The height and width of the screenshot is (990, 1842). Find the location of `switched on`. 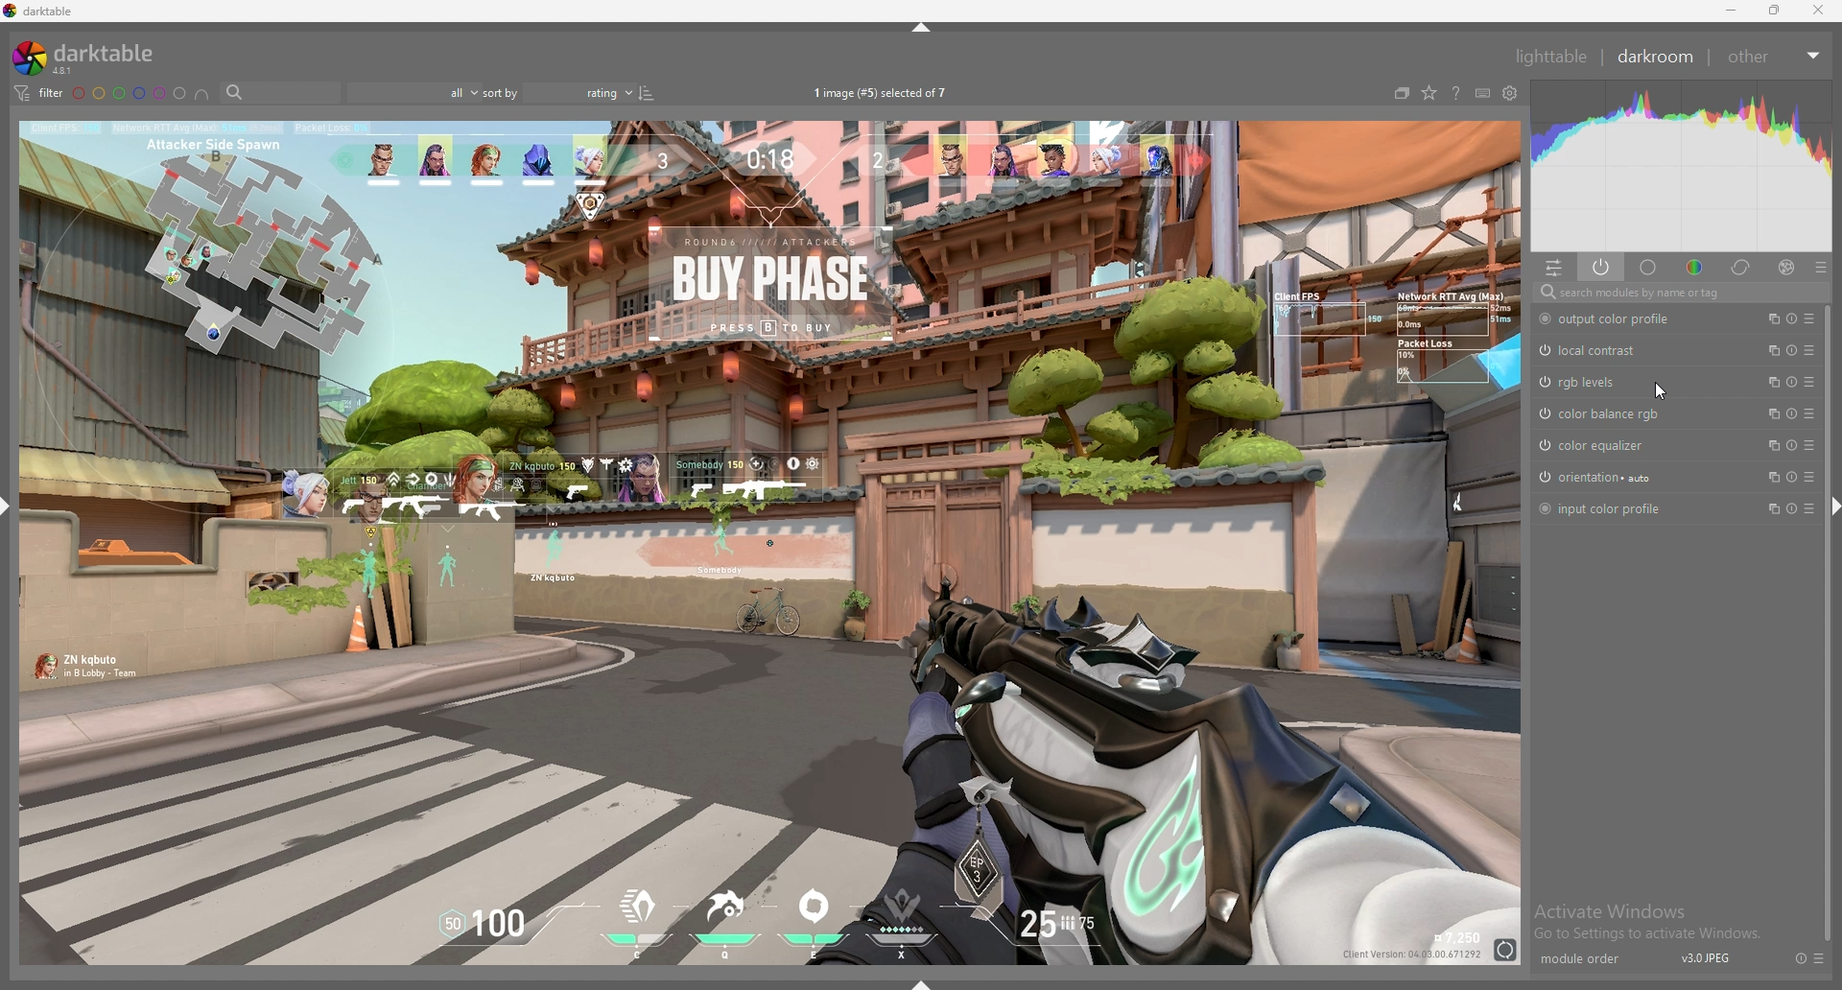

switched on is located at coordinates (1544, 319).